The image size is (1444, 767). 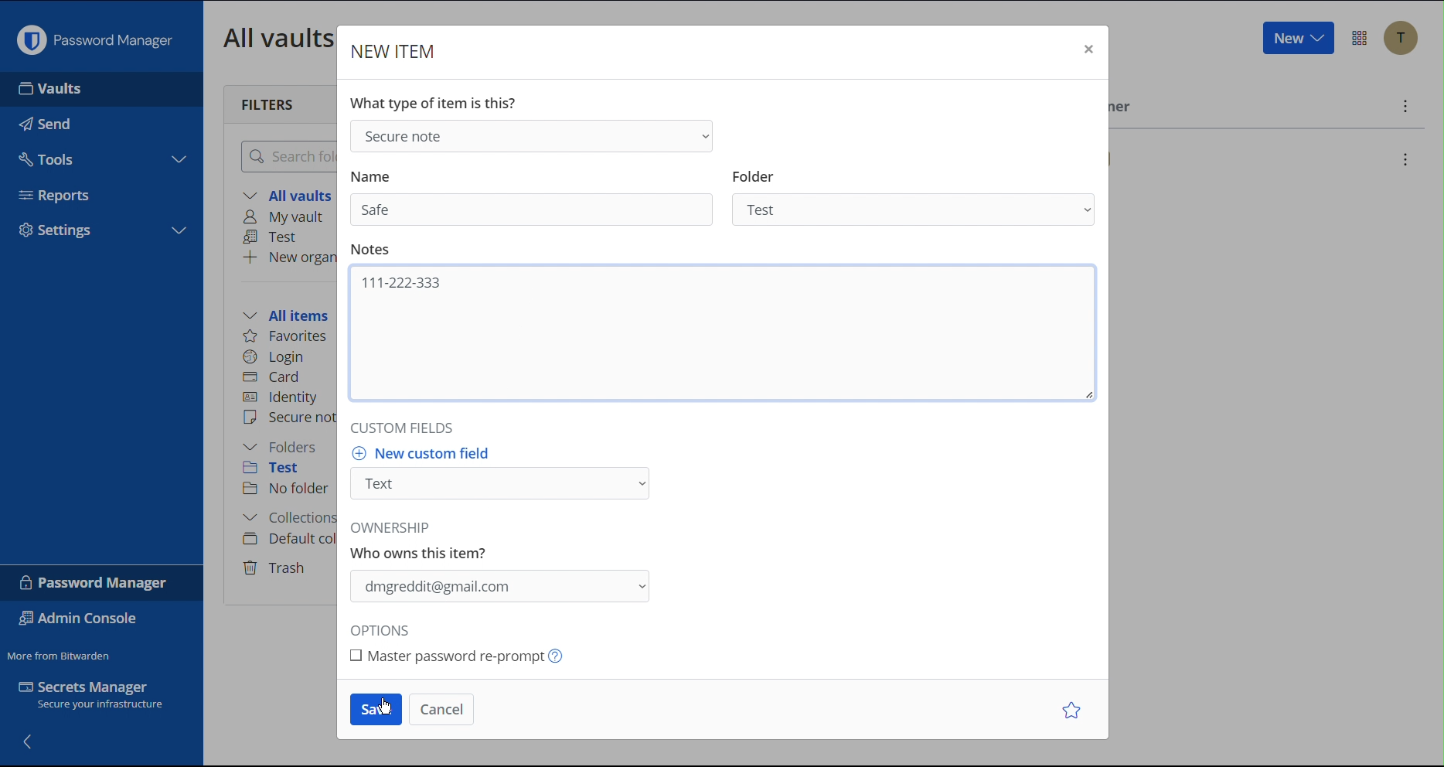 I want to click on Search Folder, so click(x=284, y=155).